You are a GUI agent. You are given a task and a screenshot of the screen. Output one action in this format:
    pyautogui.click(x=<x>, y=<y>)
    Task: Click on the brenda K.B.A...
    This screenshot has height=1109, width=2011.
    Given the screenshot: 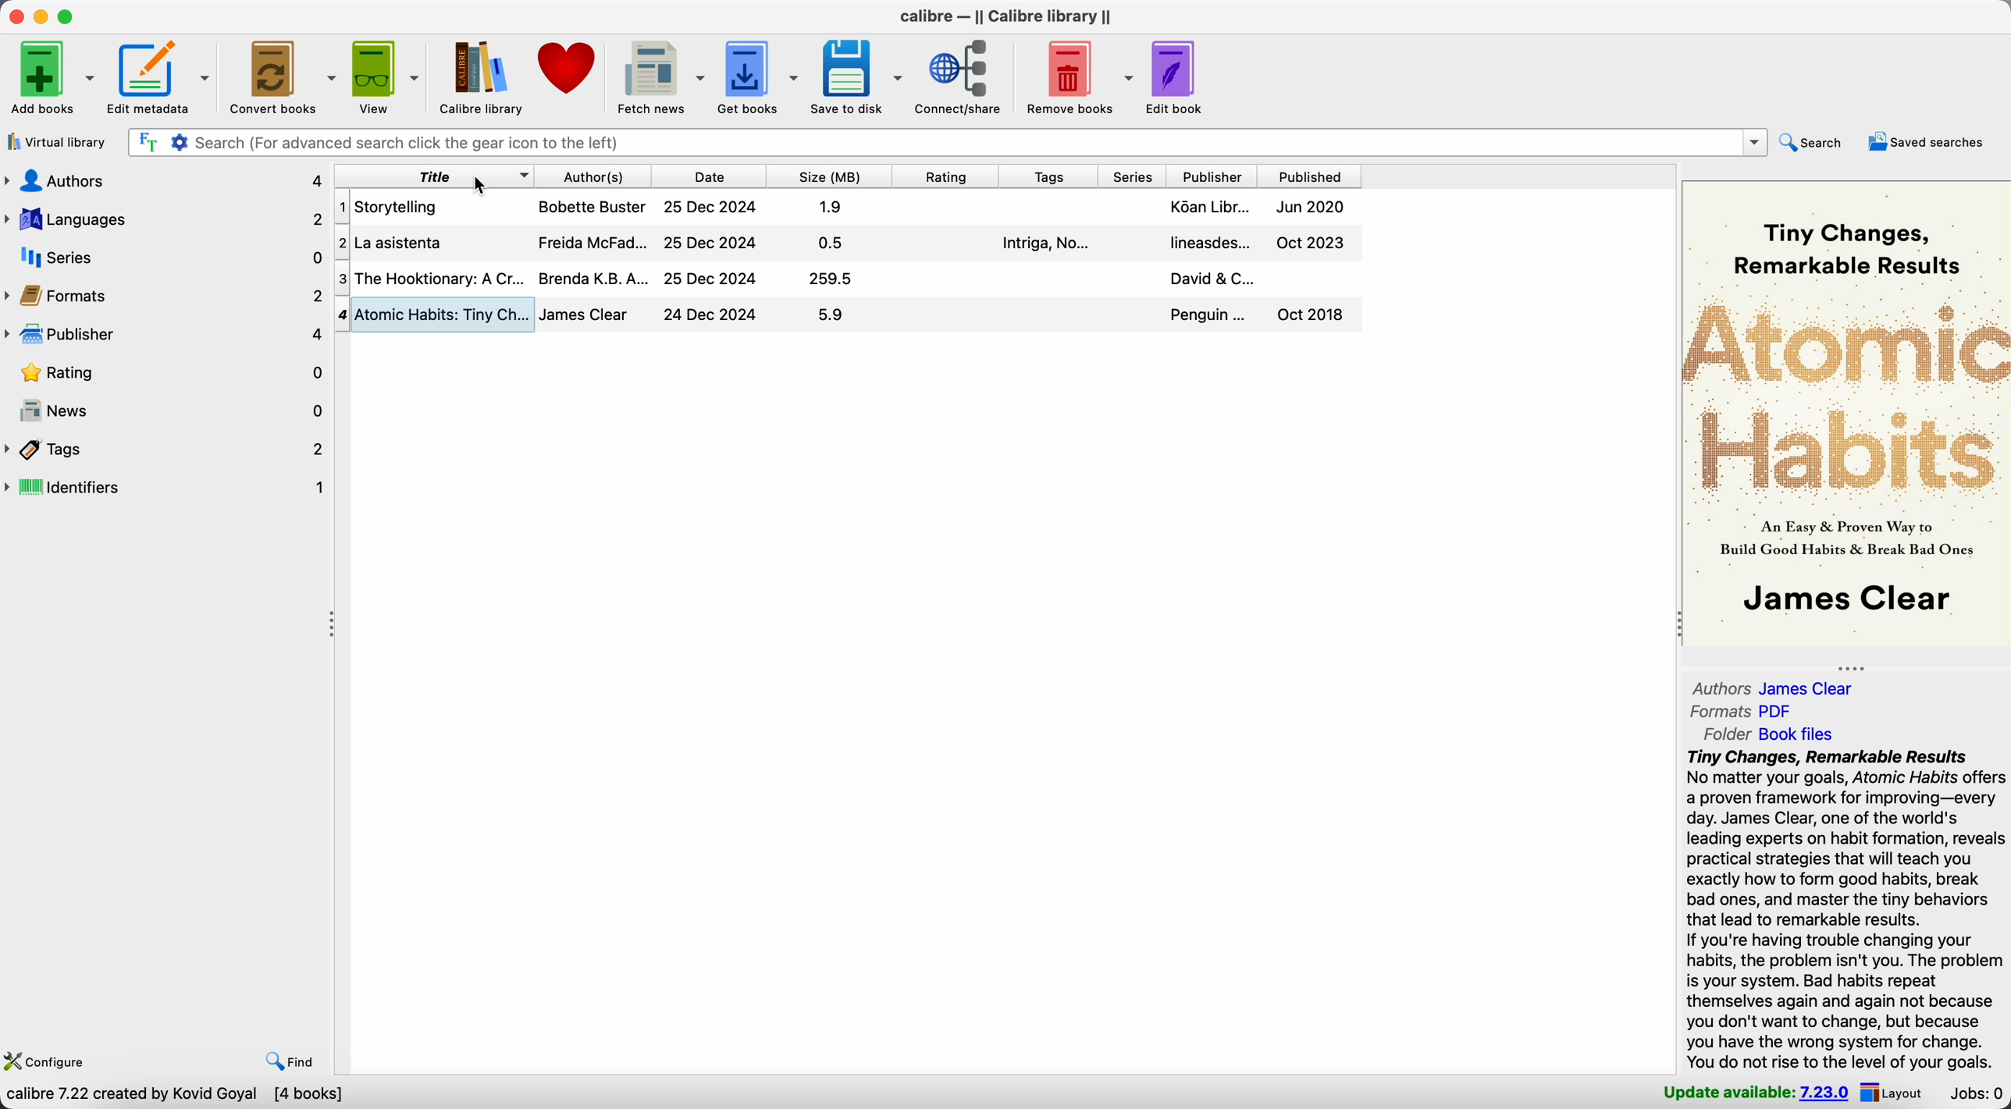 What is the action you would take?
    pyautogui.click(x=595, y=275)
    